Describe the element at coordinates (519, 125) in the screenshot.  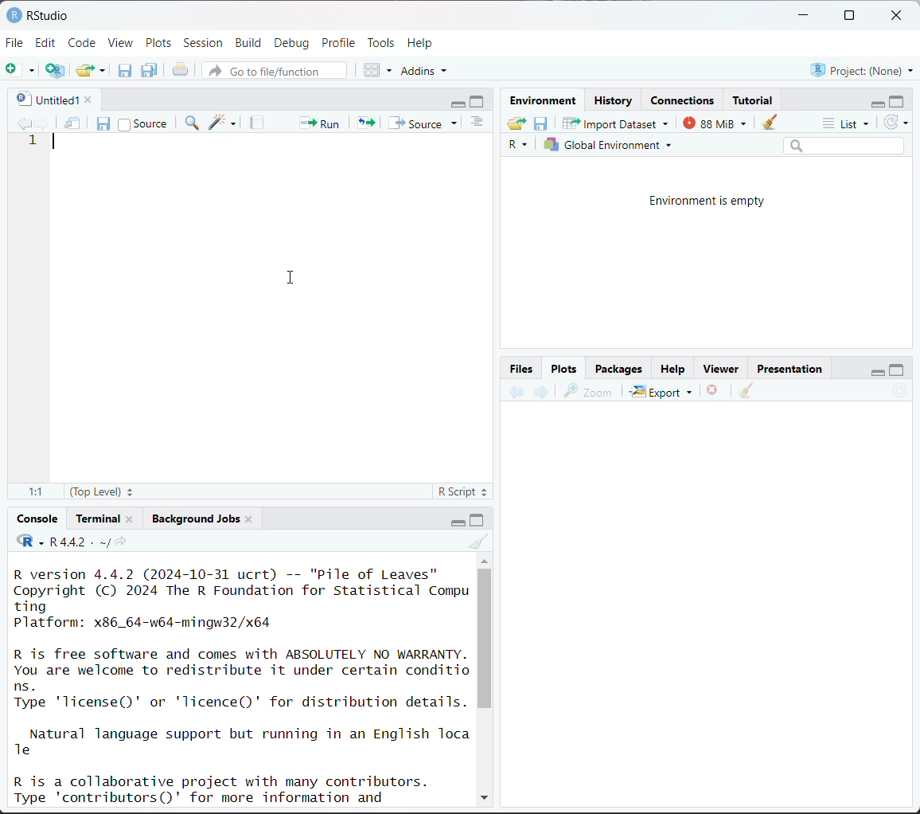
I see `load workspace` at that location.